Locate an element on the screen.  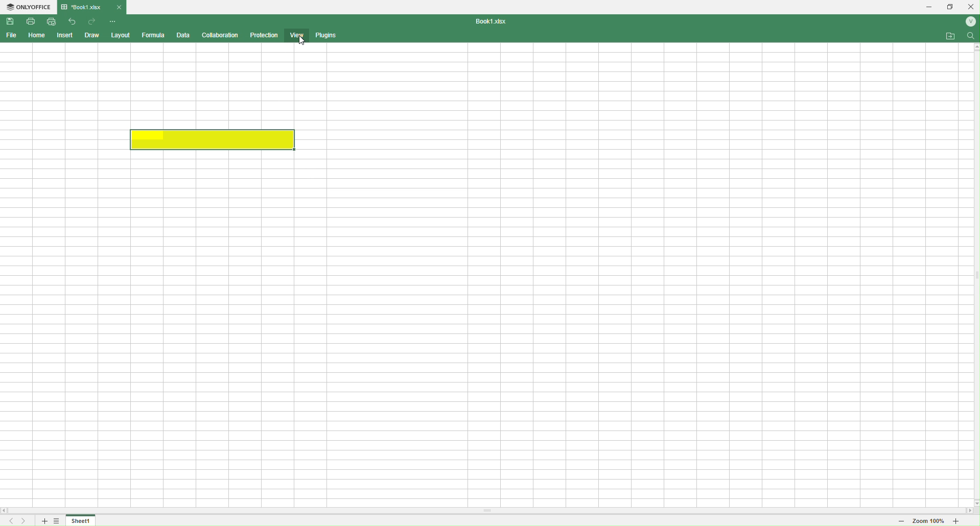
Zoom 100% is located at coordinates (928, 522).